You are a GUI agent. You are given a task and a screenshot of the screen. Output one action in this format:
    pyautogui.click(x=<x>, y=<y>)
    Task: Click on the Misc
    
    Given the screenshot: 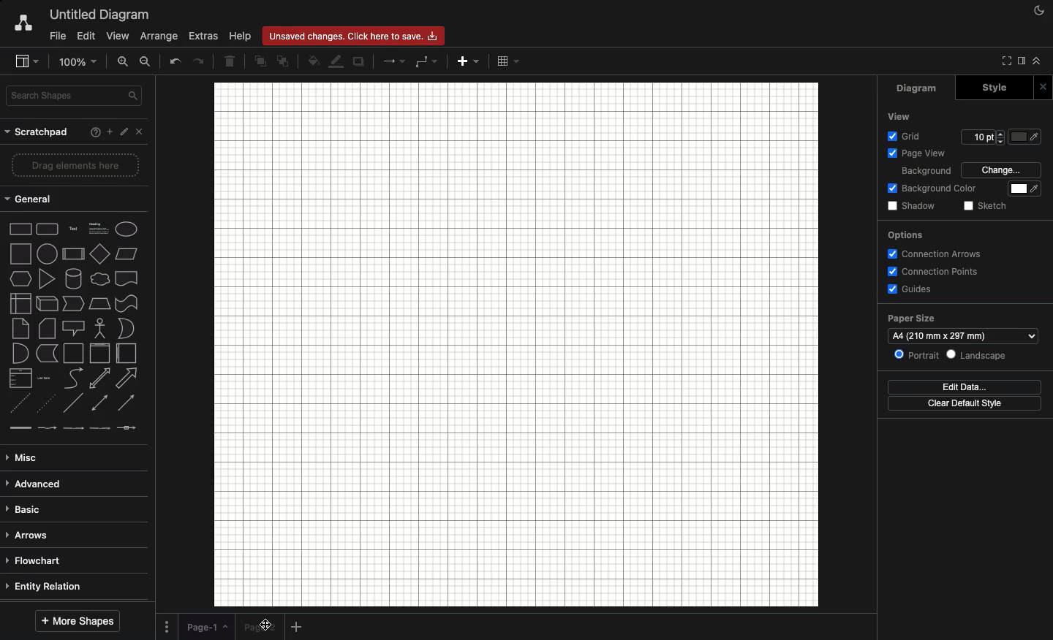 What is the action you would take?
    pyautogui.click(x=23, y=458)
    